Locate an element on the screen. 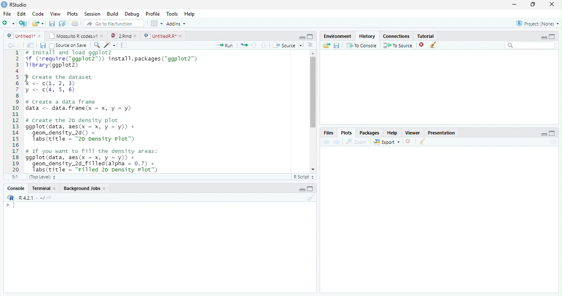 This screenshot has width=562, height=296. To source is located at coordinates (398, 46).